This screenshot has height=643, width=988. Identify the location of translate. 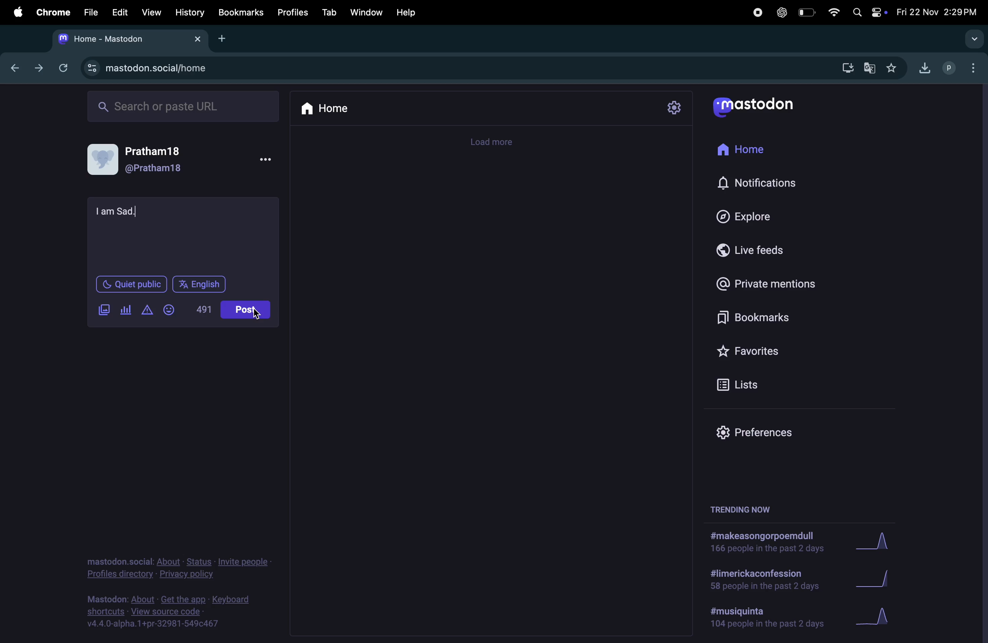
(870, 68).